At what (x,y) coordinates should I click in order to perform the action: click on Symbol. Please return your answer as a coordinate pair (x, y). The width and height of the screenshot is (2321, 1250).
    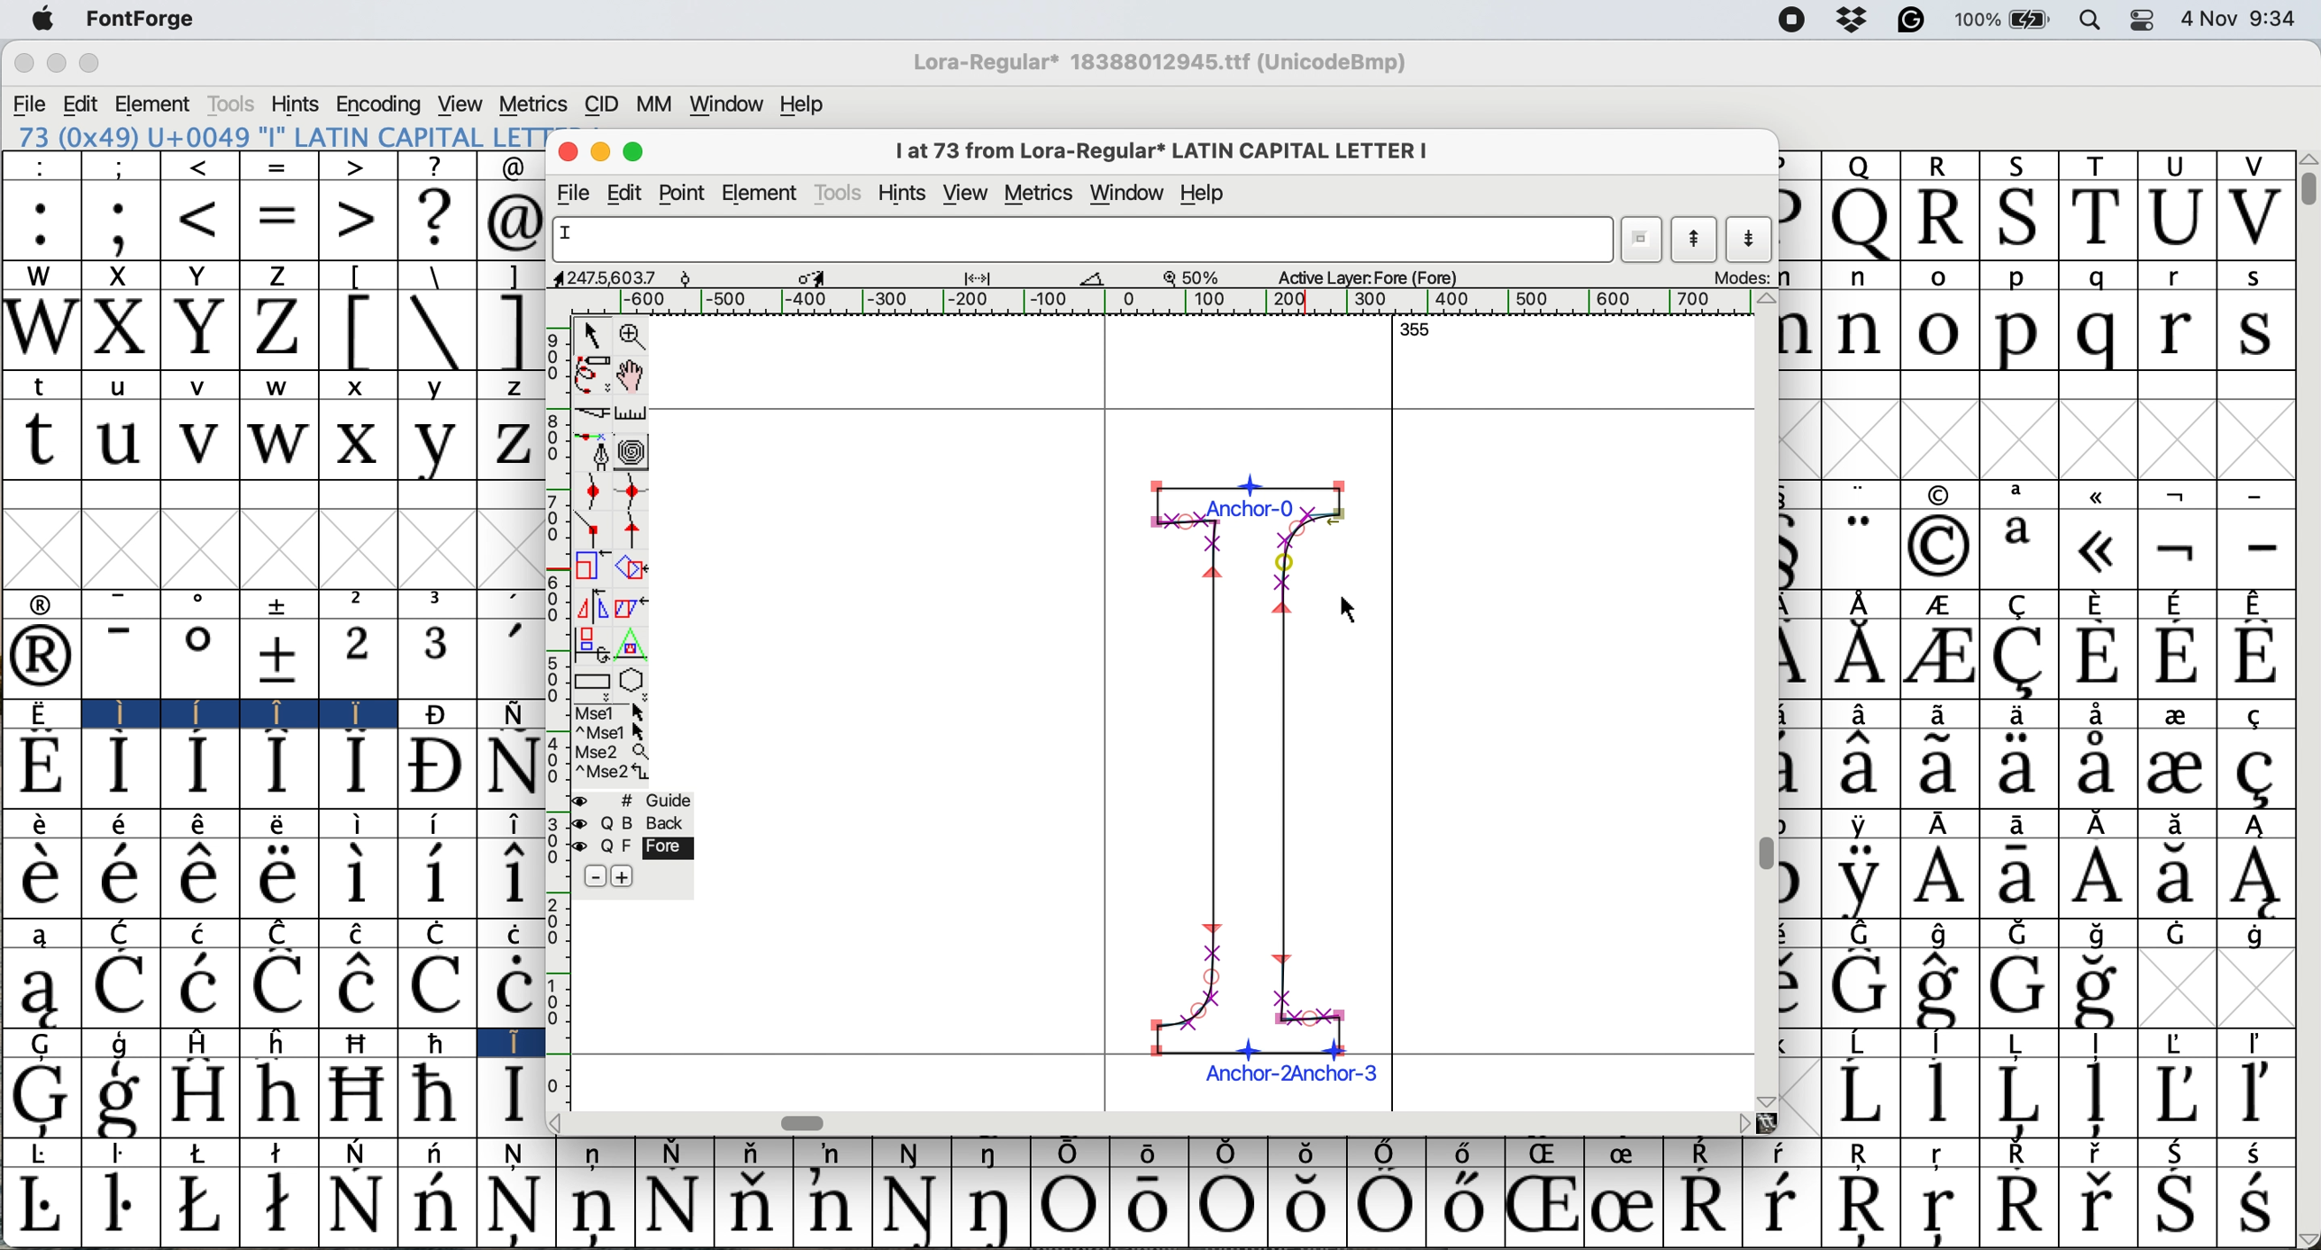
    Looking at the image, I should click on (2261, 1043).